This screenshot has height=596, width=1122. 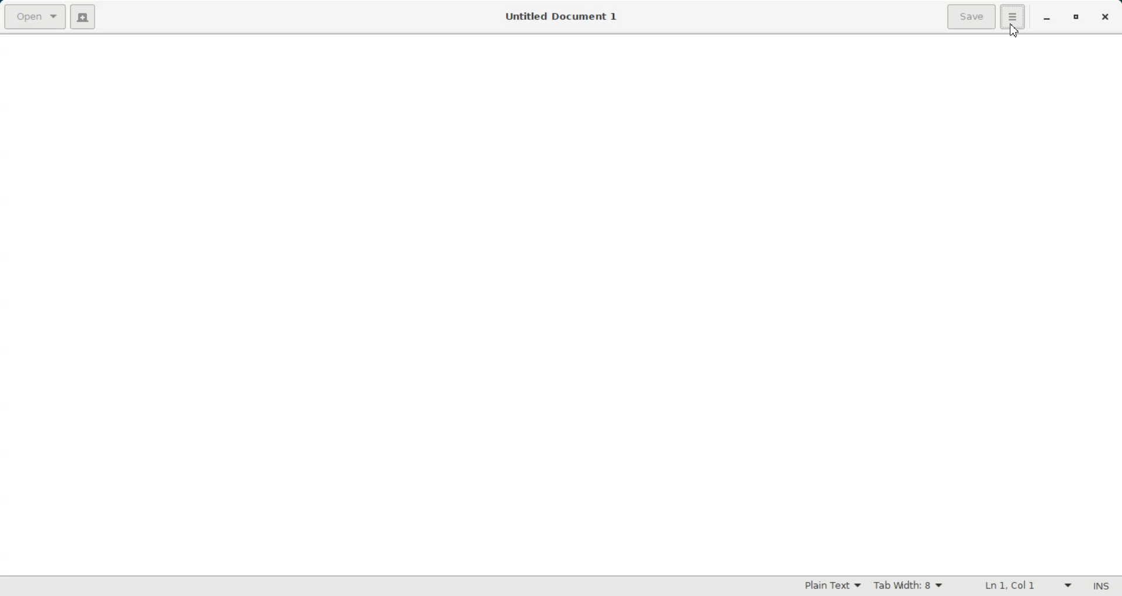 I want to click on Close, so click(x=1105, y=16).